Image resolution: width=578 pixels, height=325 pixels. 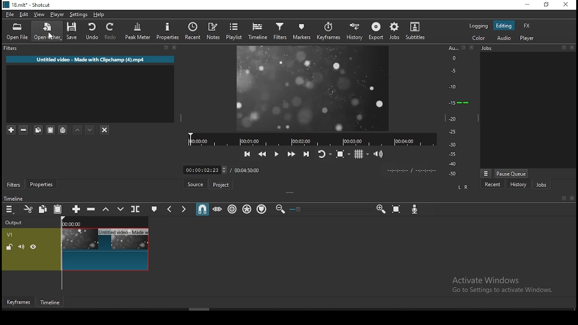 What do you see at coordinates (415, 210) in the screenshot?
I see `record audio` at bounding box center [415, 210].